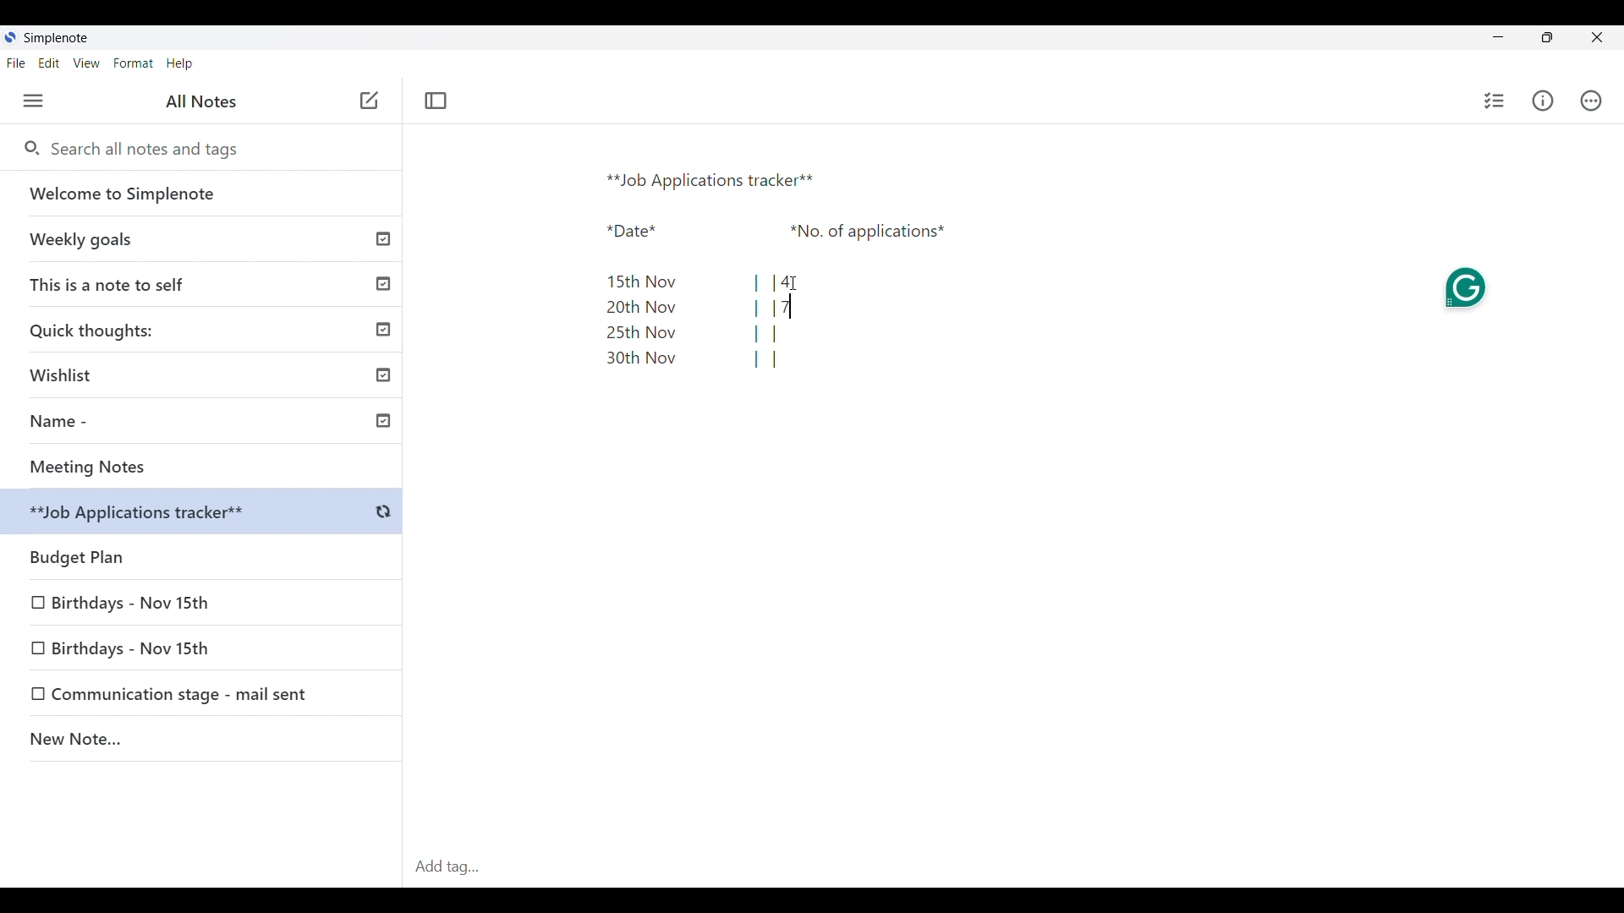  I want to click on Budget Plan, so click(205, 514).